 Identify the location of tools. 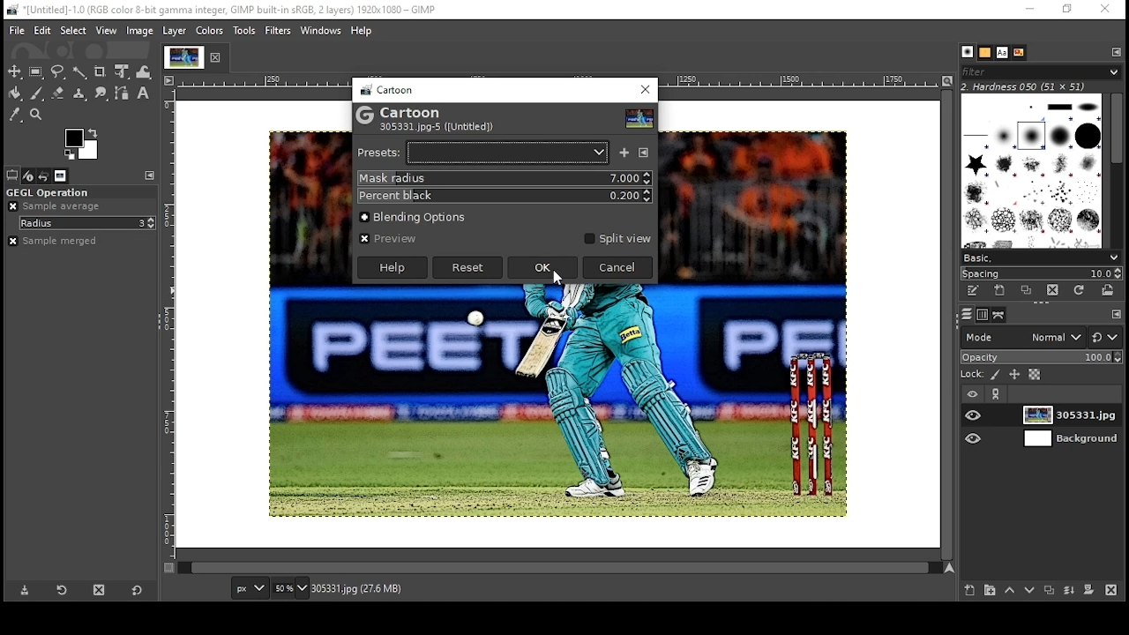
(244, 31).